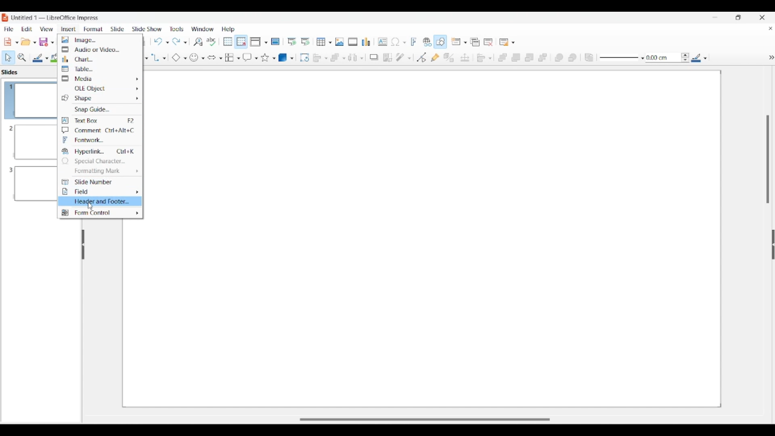  What do you see at coordinates (427, 42) in the screenshot?
I see `Insert hyperlink` at bounding box center [427, 42].